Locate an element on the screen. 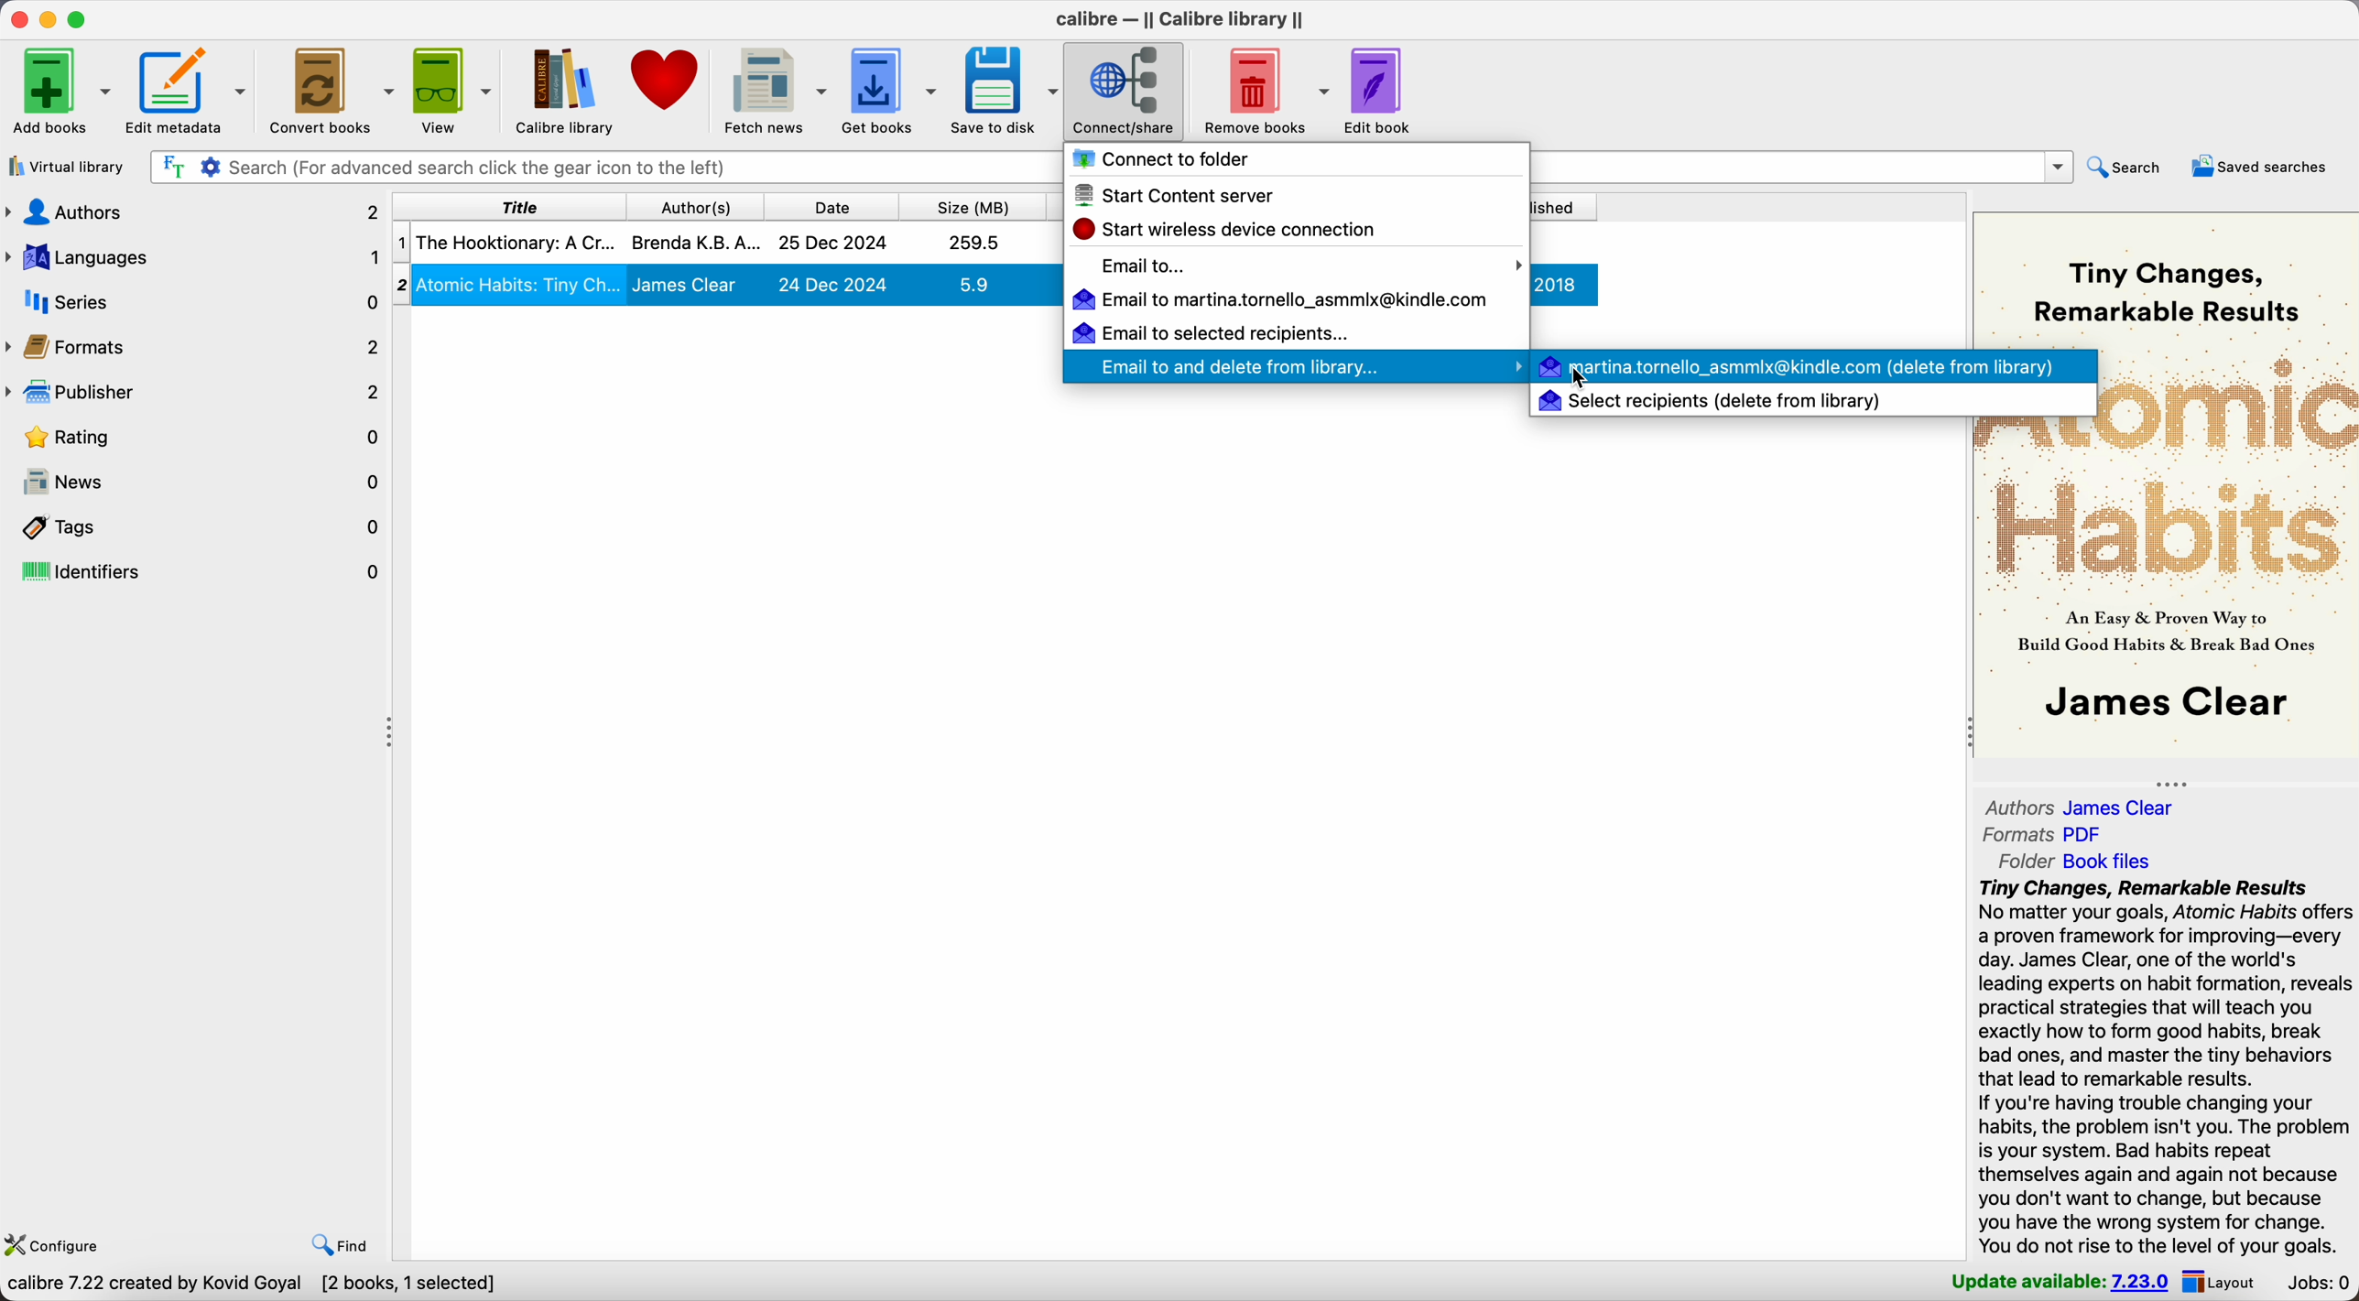  folder is located at coordinates (2067, 862).